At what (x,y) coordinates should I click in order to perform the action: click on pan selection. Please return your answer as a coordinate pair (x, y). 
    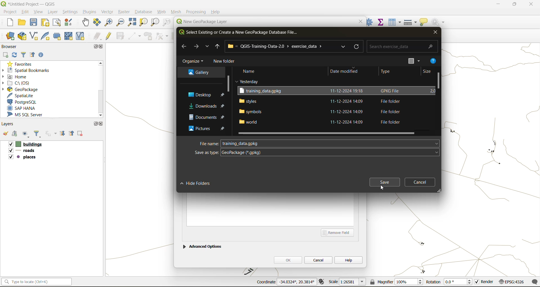
    Looking at the image, I should click on (97, 22).